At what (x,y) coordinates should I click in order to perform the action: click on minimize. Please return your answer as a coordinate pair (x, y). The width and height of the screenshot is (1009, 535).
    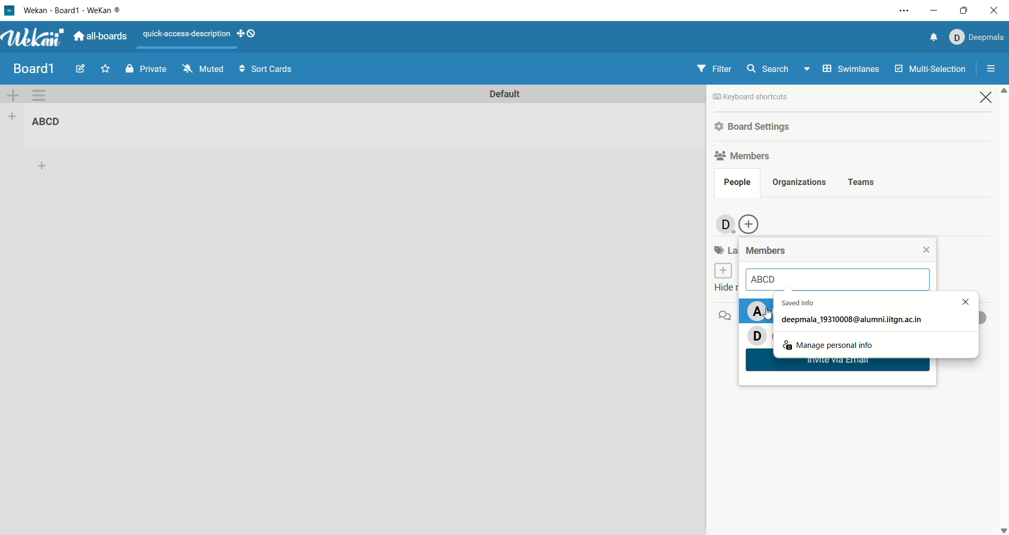
    Looking at the image, I should click on (933, 9).